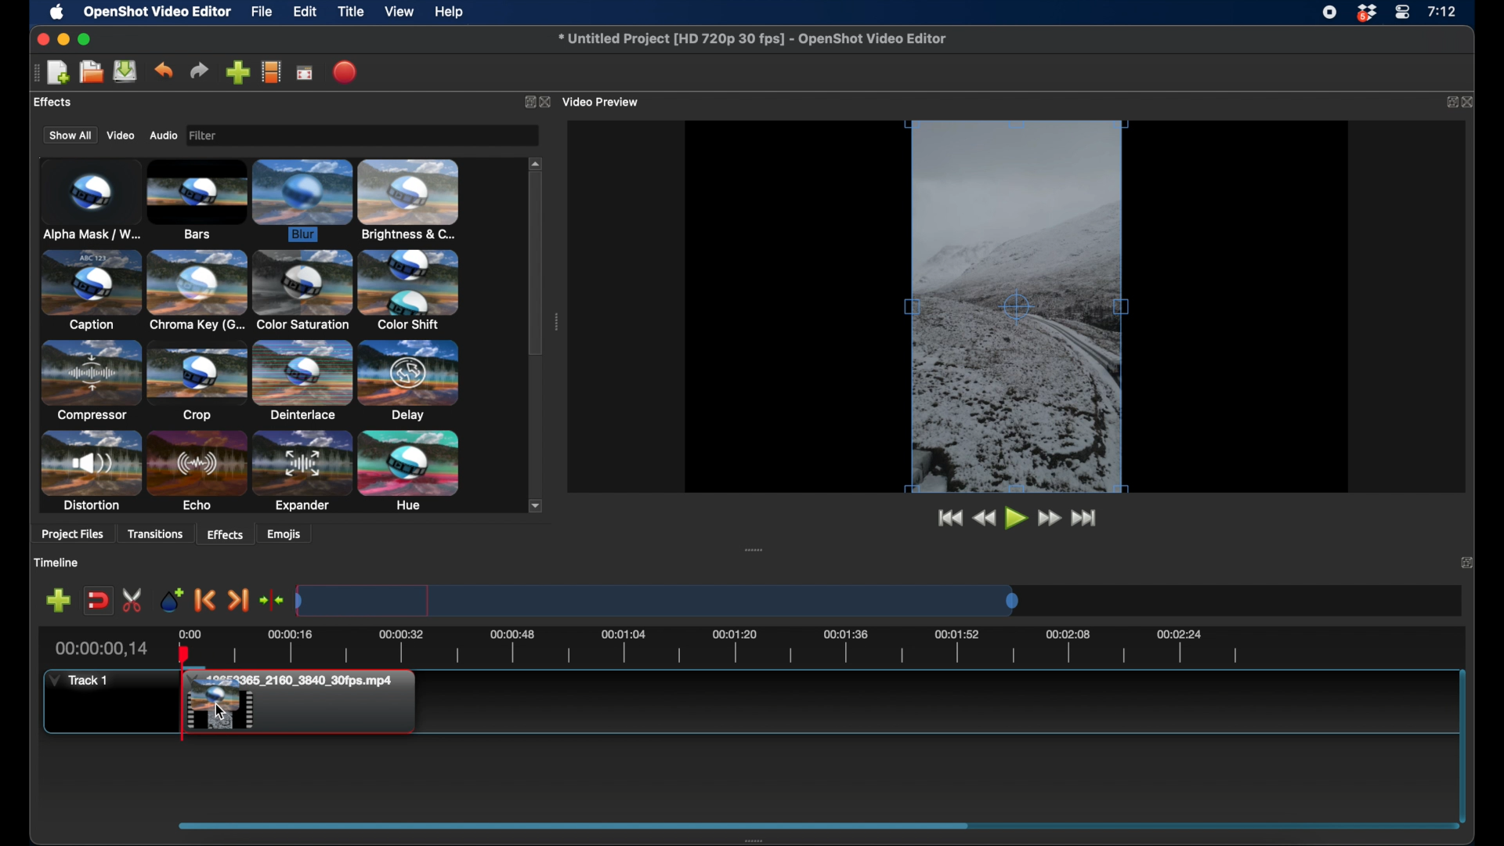 Image resolution: width=1504 pixels, height=846 pixels. Describe the element at coordinates (302, 472) in the screenshot. I see `expander` at that location.